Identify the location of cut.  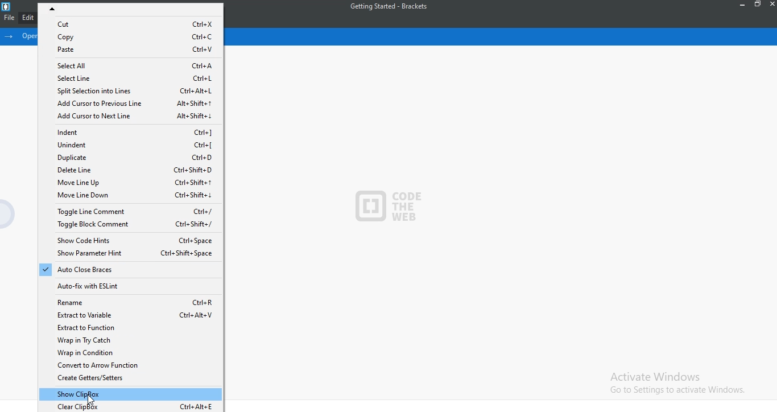
(130, 23).